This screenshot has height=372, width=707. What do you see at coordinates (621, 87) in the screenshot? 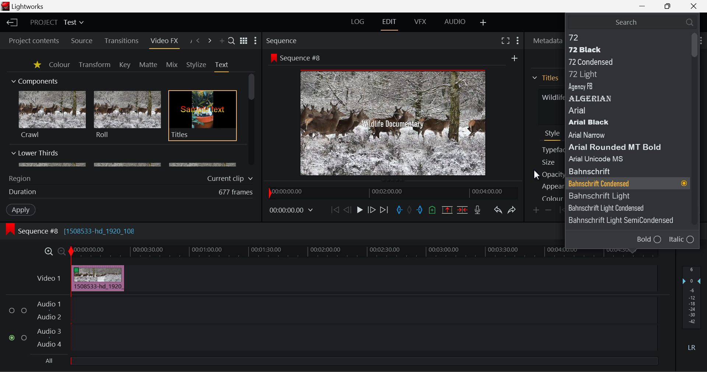
I see `Agency FB` at bounding box center [621, 87].